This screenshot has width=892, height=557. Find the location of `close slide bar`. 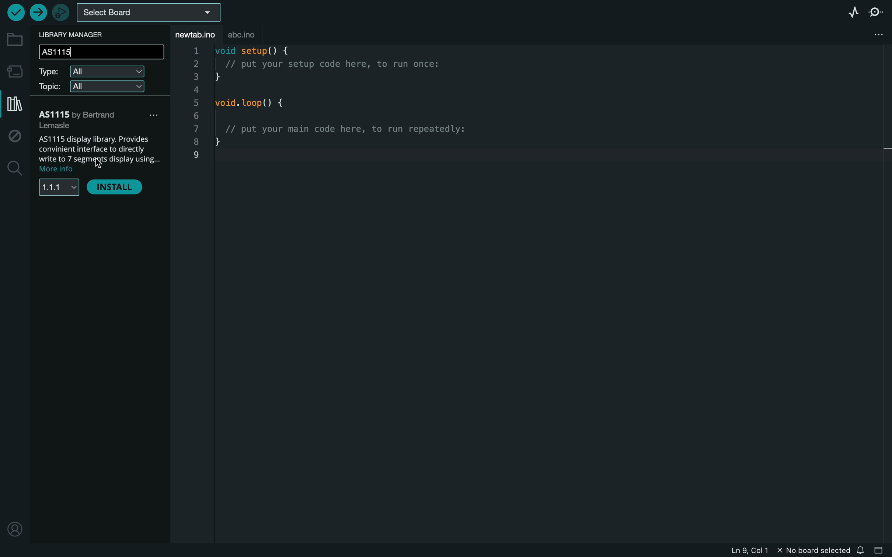

close slide bar is located at coordinates (879, 551).